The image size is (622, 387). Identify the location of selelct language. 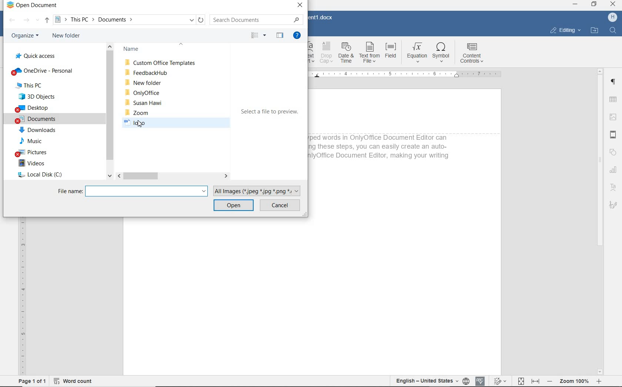
(466, 381).